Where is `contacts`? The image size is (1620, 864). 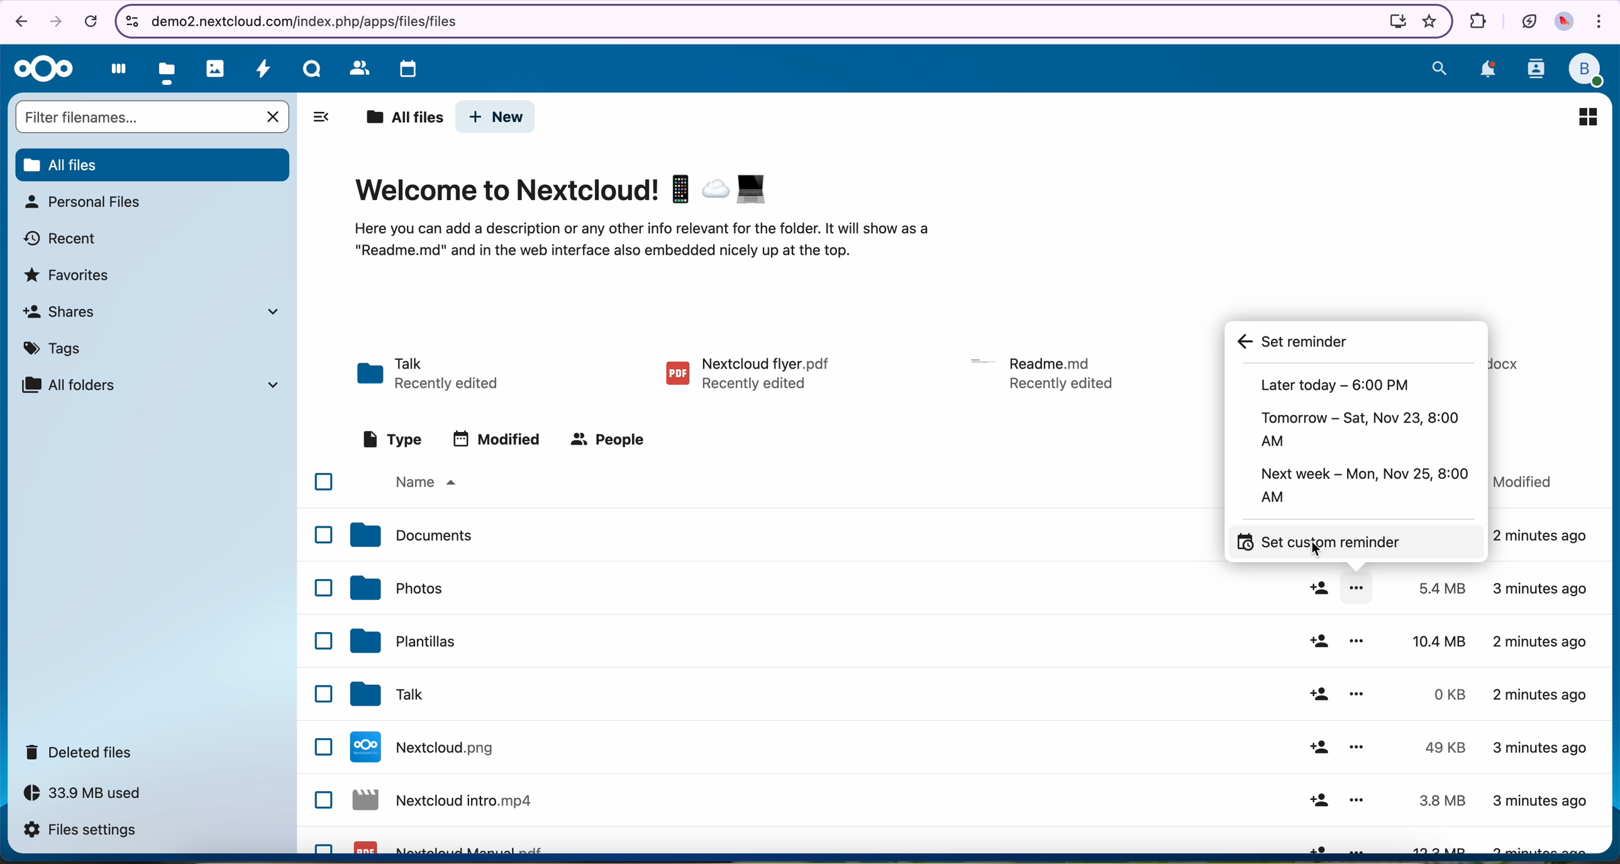 contacts is located at coordinates (355, 67).